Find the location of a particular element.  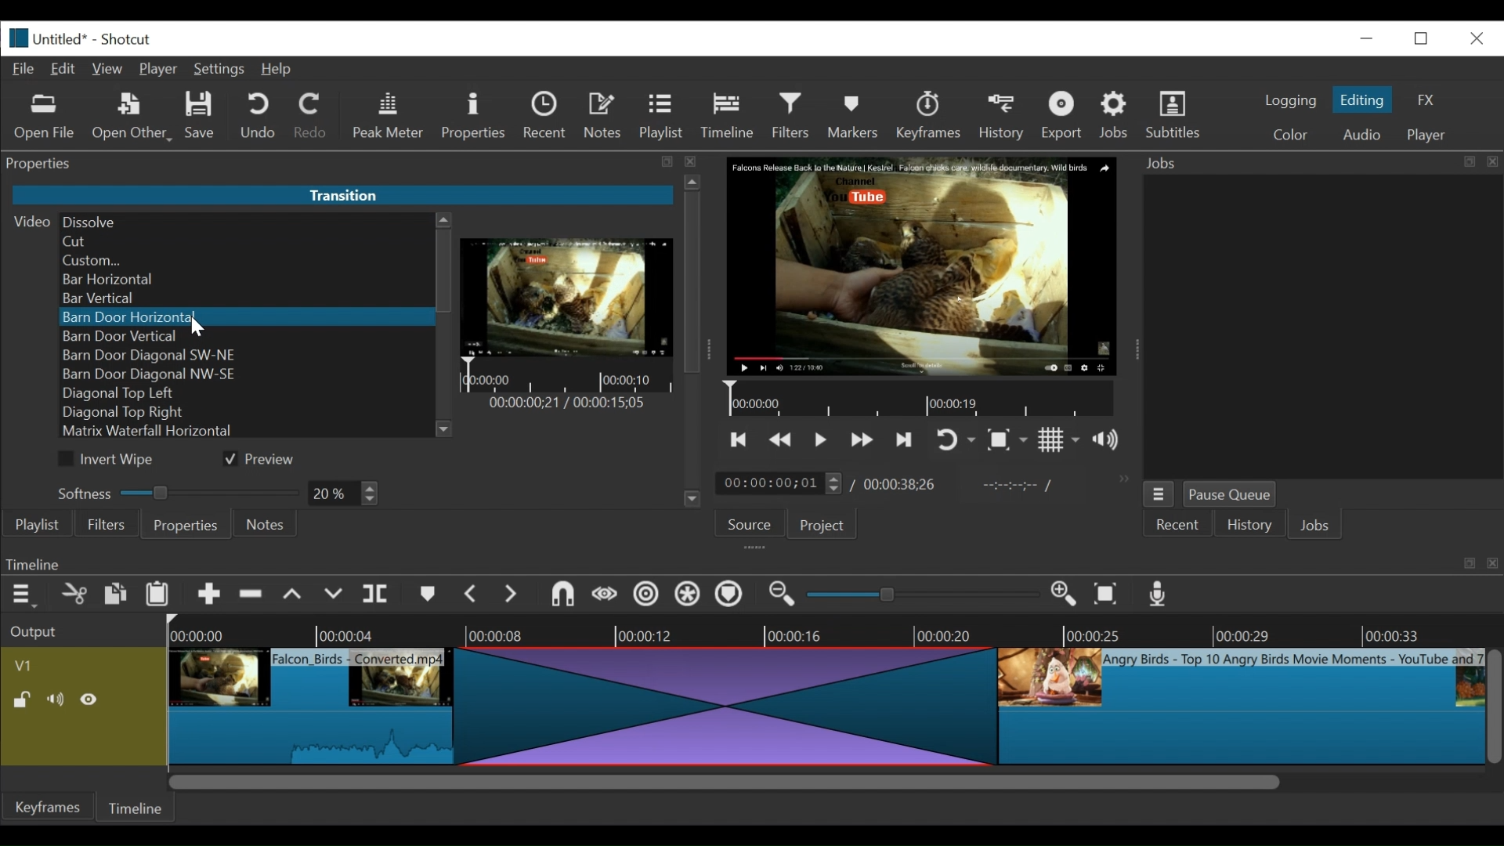

Ripple  is located at coordinates (646, 596).